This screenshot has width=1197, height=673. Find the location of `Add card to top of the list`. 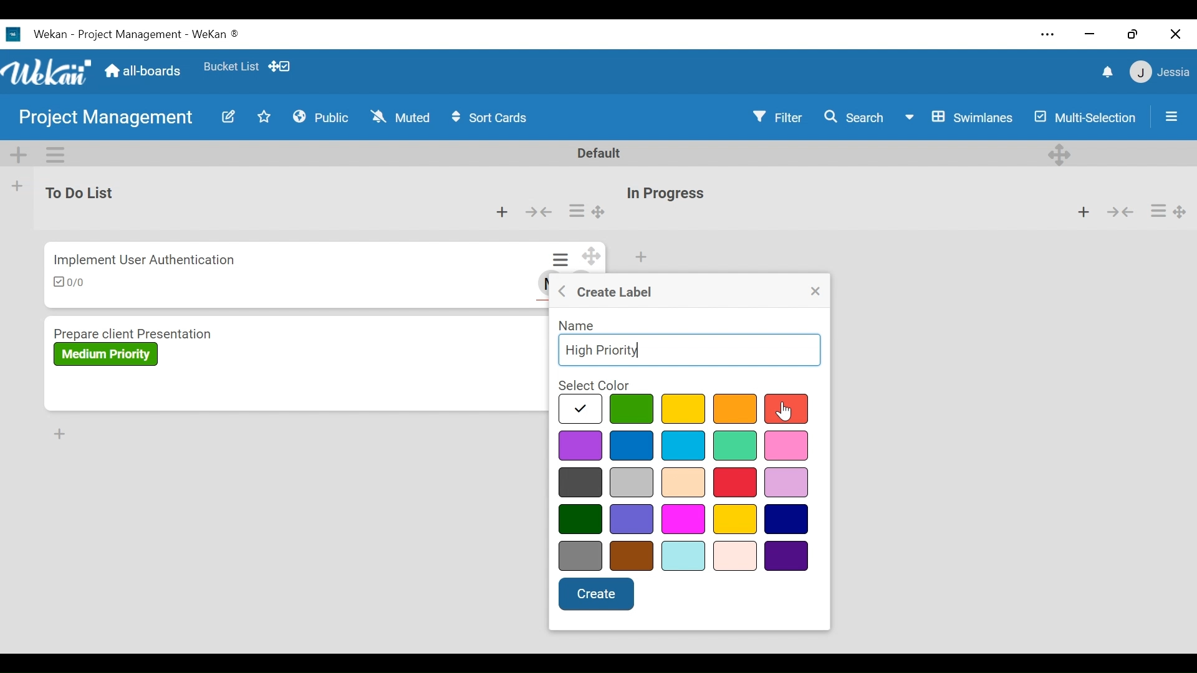

Add card to top of the list is located at coordinates (502, 213).